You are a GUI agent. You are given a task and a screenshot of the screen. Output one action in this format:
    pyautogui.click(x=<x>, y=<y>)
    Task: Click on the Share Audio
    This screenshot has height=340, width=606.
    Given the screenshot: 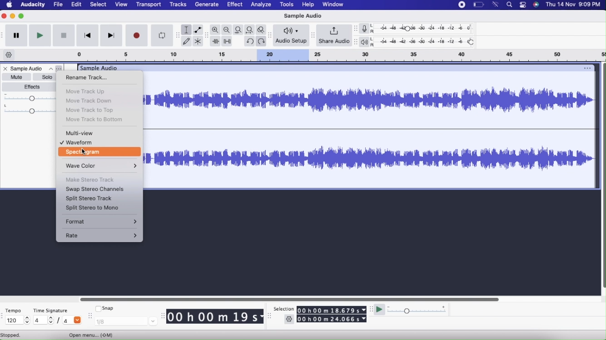 What is the action you would take?
    pyautogui.click(x=335, y=35)
    